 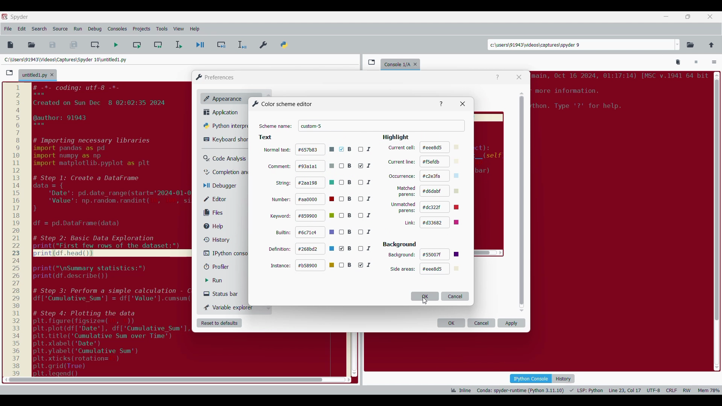 What do you see at coordinates (366, 199) in the screenshot?
I see `I` at bounding box center [366, 199].